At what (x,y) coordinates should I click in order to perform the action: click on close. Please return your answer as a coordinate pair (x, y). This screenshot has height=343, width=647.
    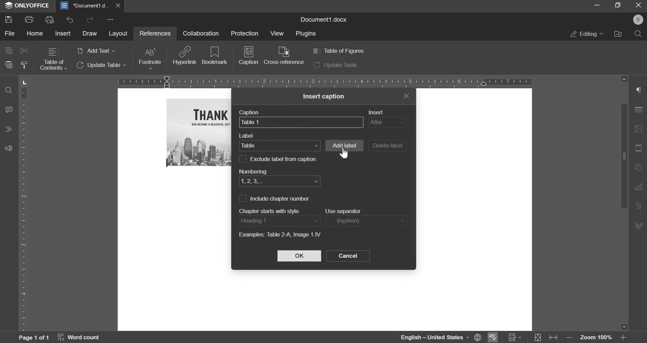
    Looking at the image, I should click on (120, 5).